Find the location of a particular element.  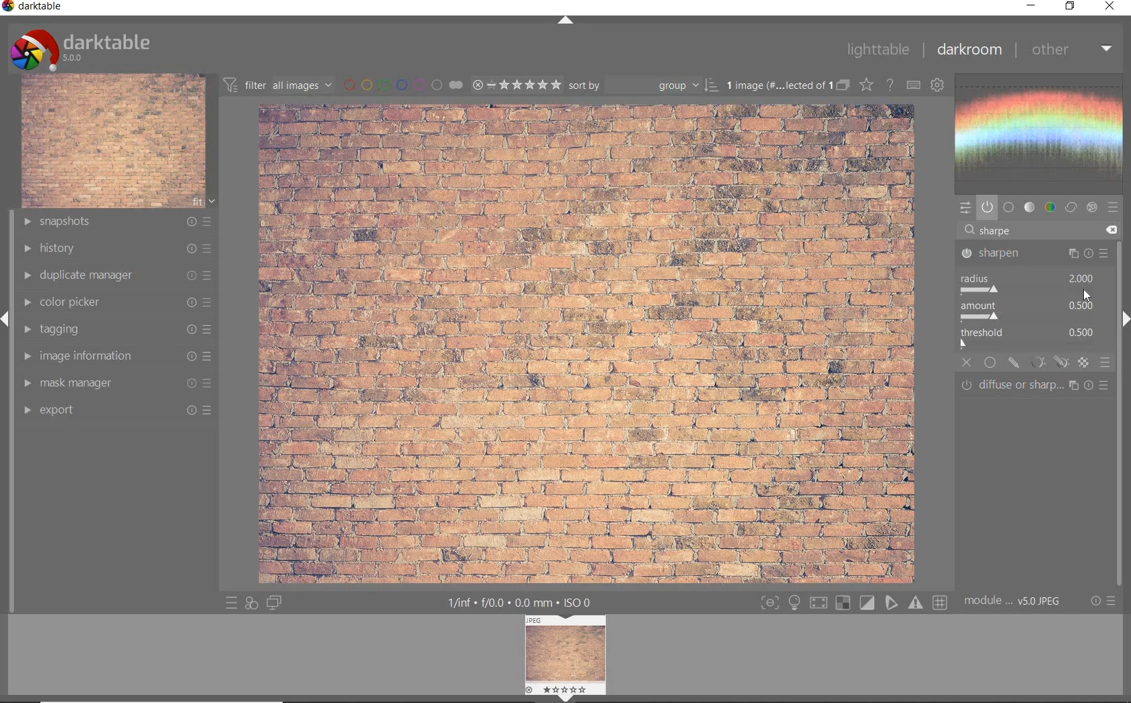

toggle modes is located at coordinates (854, 601).